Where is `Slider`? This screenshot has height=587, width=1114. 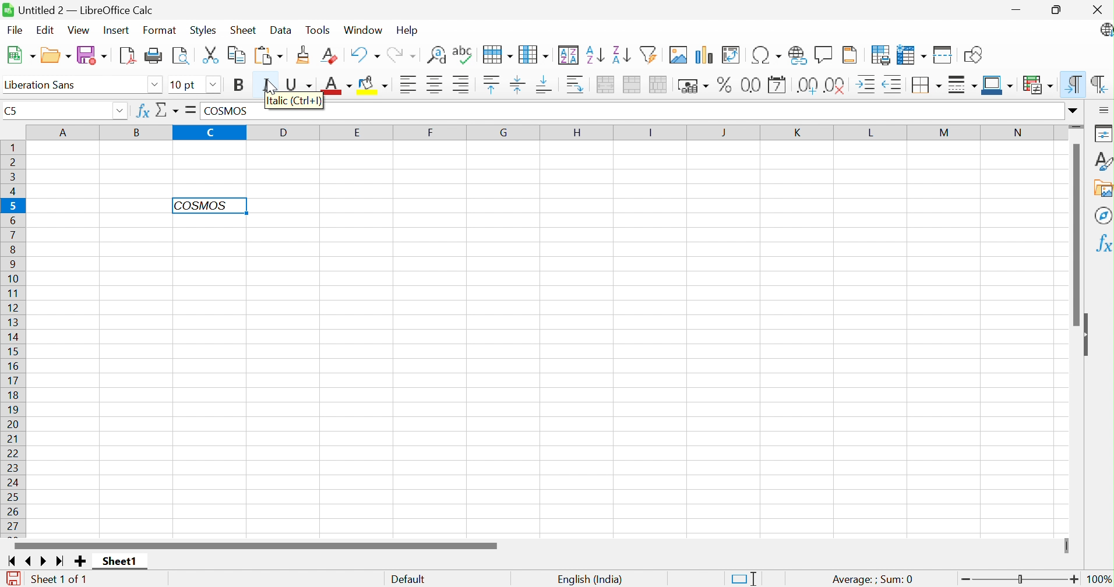 Slider is located at coordinates (1021, 579).